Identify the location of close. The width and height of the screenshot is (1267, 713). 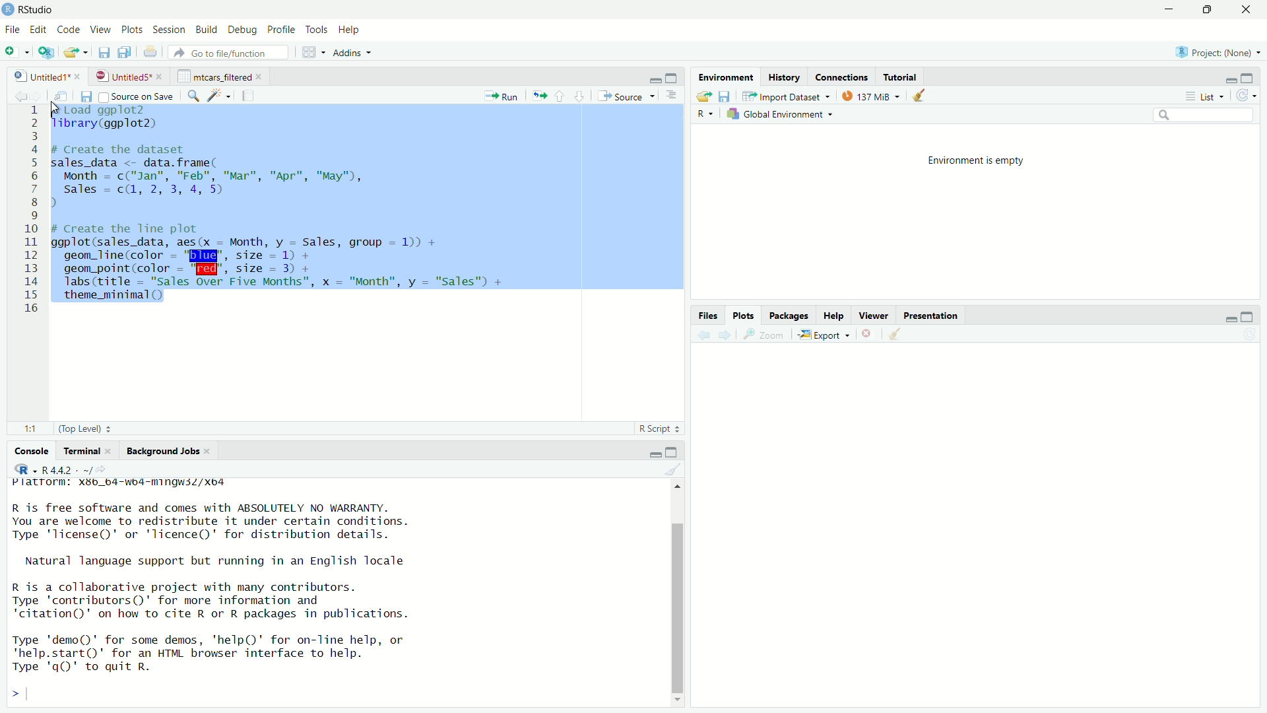
(113, 451).